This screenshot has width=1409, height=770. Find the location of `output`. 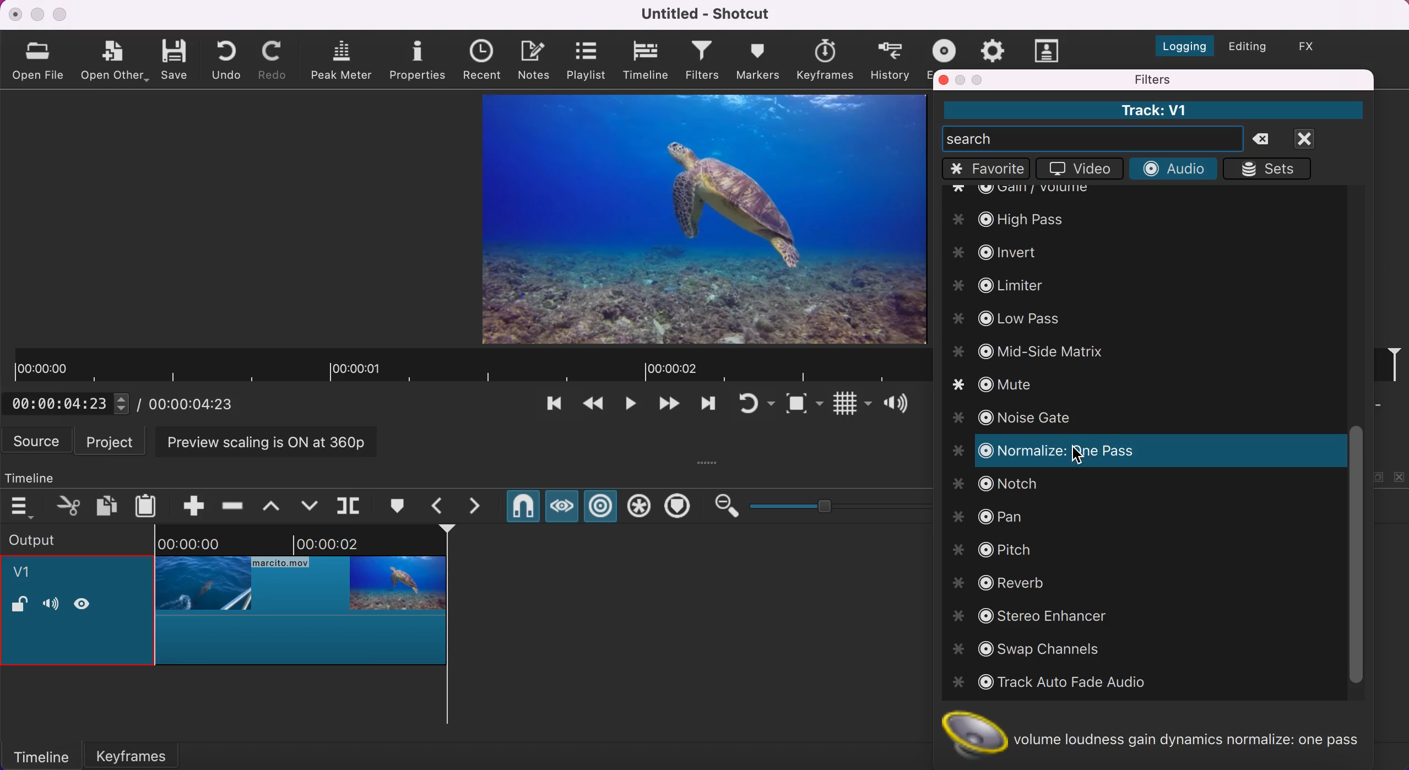

output is located at coordinates (62, 539).